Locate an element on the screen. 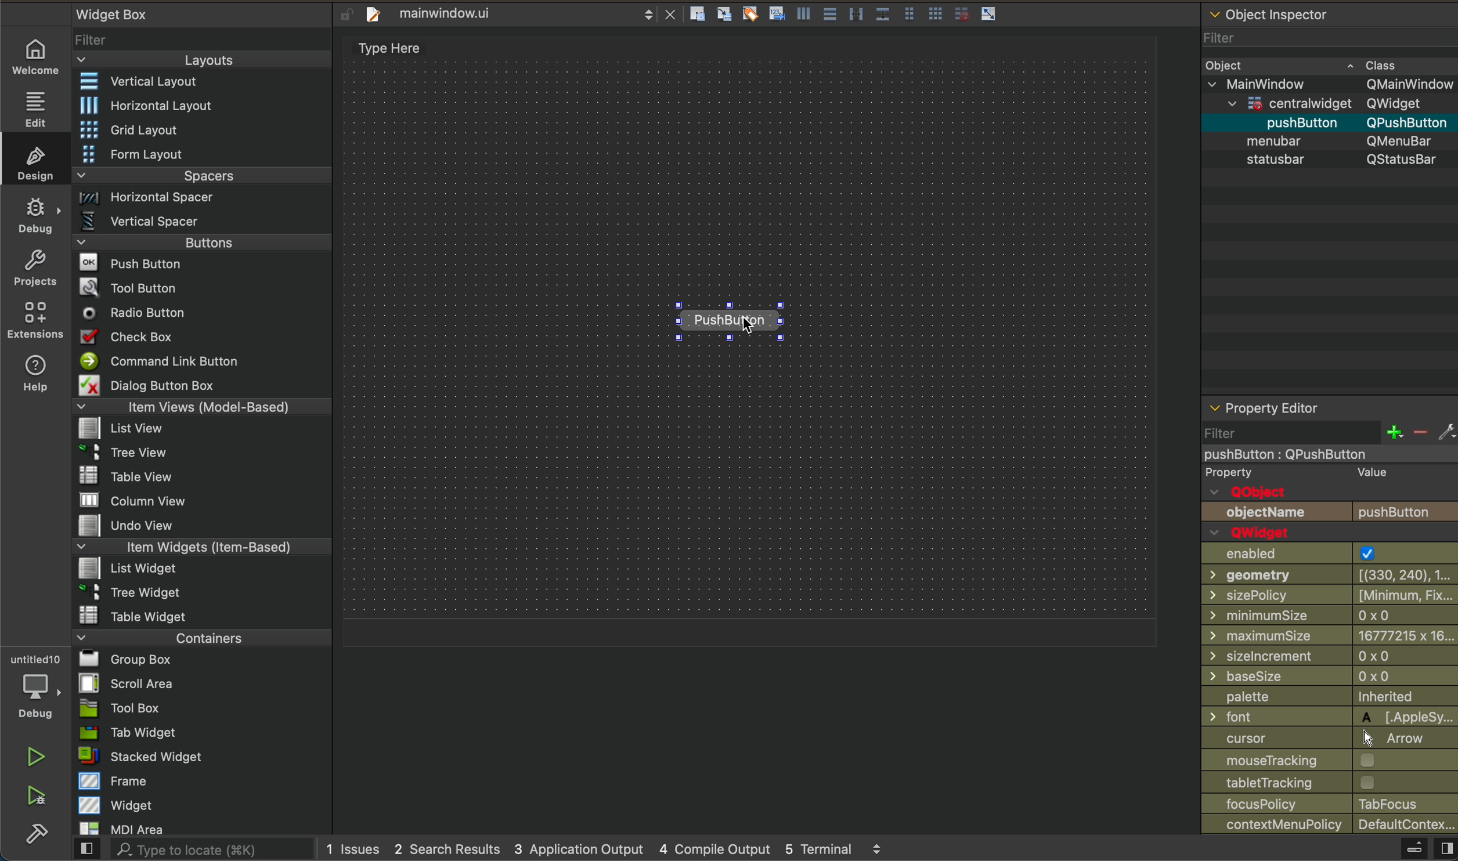 This screenshot has width=1458, height=861. Push button is located at coordinates (718, 321).